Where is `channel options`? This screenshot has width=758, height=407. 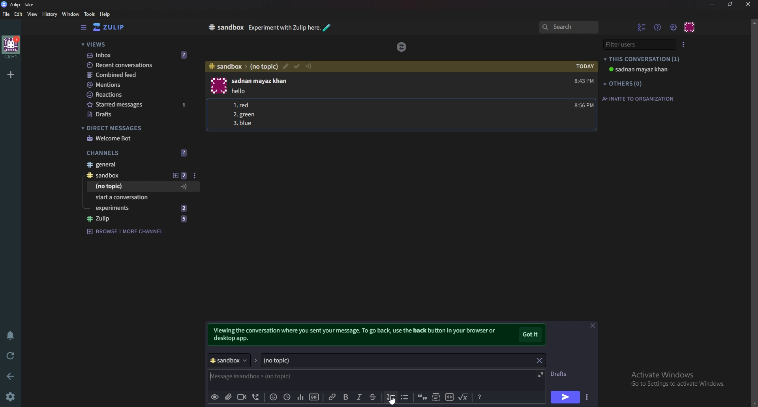
channel options is located at coordinates (195, 175).